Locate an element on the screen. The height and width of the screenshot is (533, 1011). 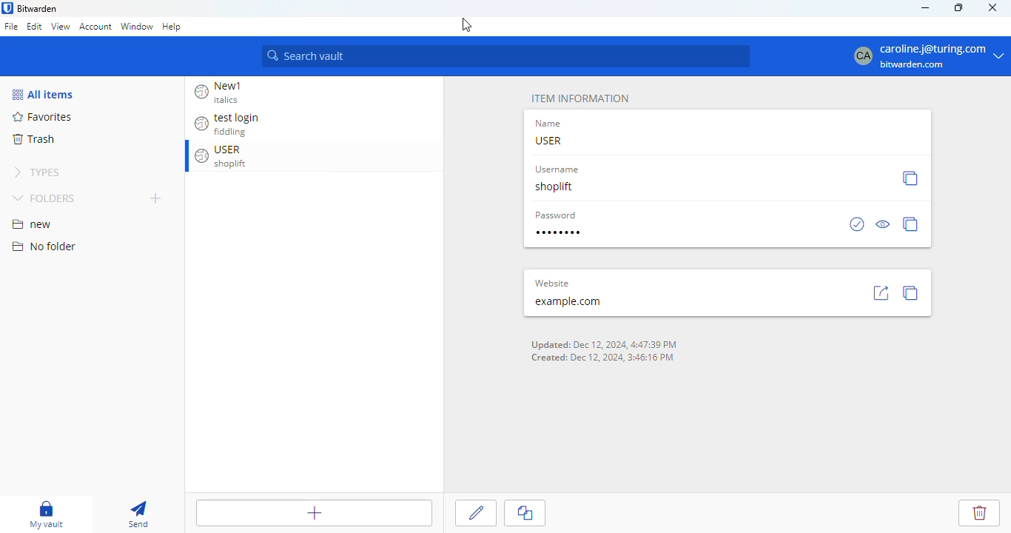
edit is located at coordinates (34, 27).